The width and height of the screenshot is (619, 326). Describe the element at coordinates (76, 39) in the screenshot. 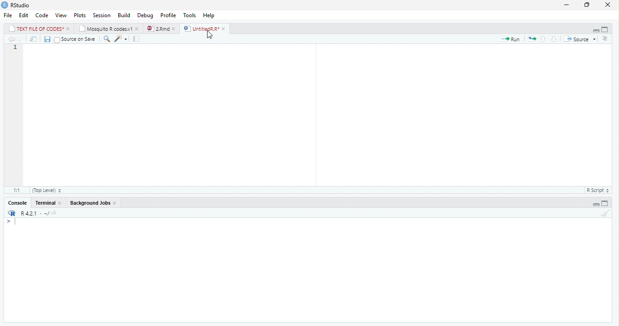

I see `Source on Save` at that location.